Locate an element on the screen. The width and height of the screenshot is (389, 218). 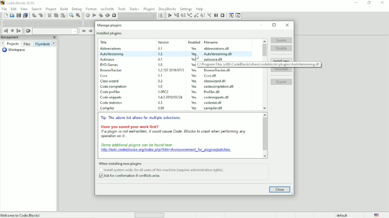
Step out is located at coordinates (196, 16).